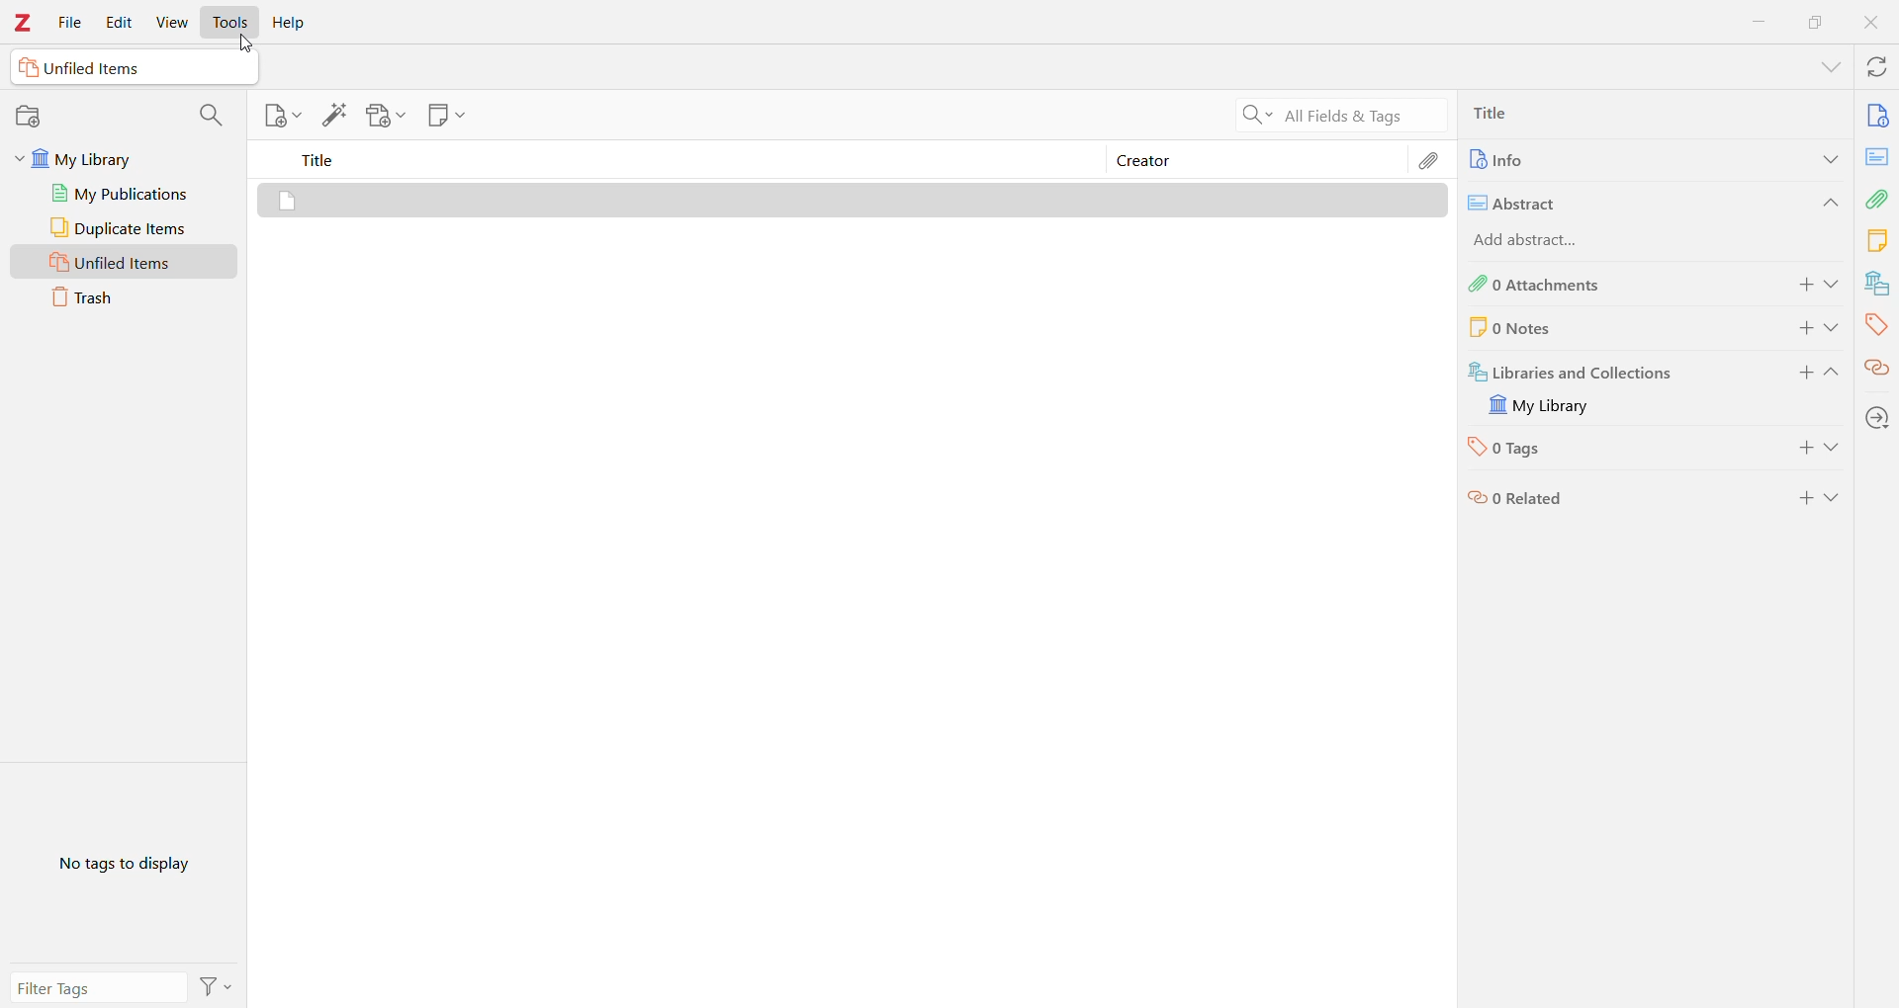  Describe the element at coordinates (1871, 24) in the screenshot. I see `Close` at that location.